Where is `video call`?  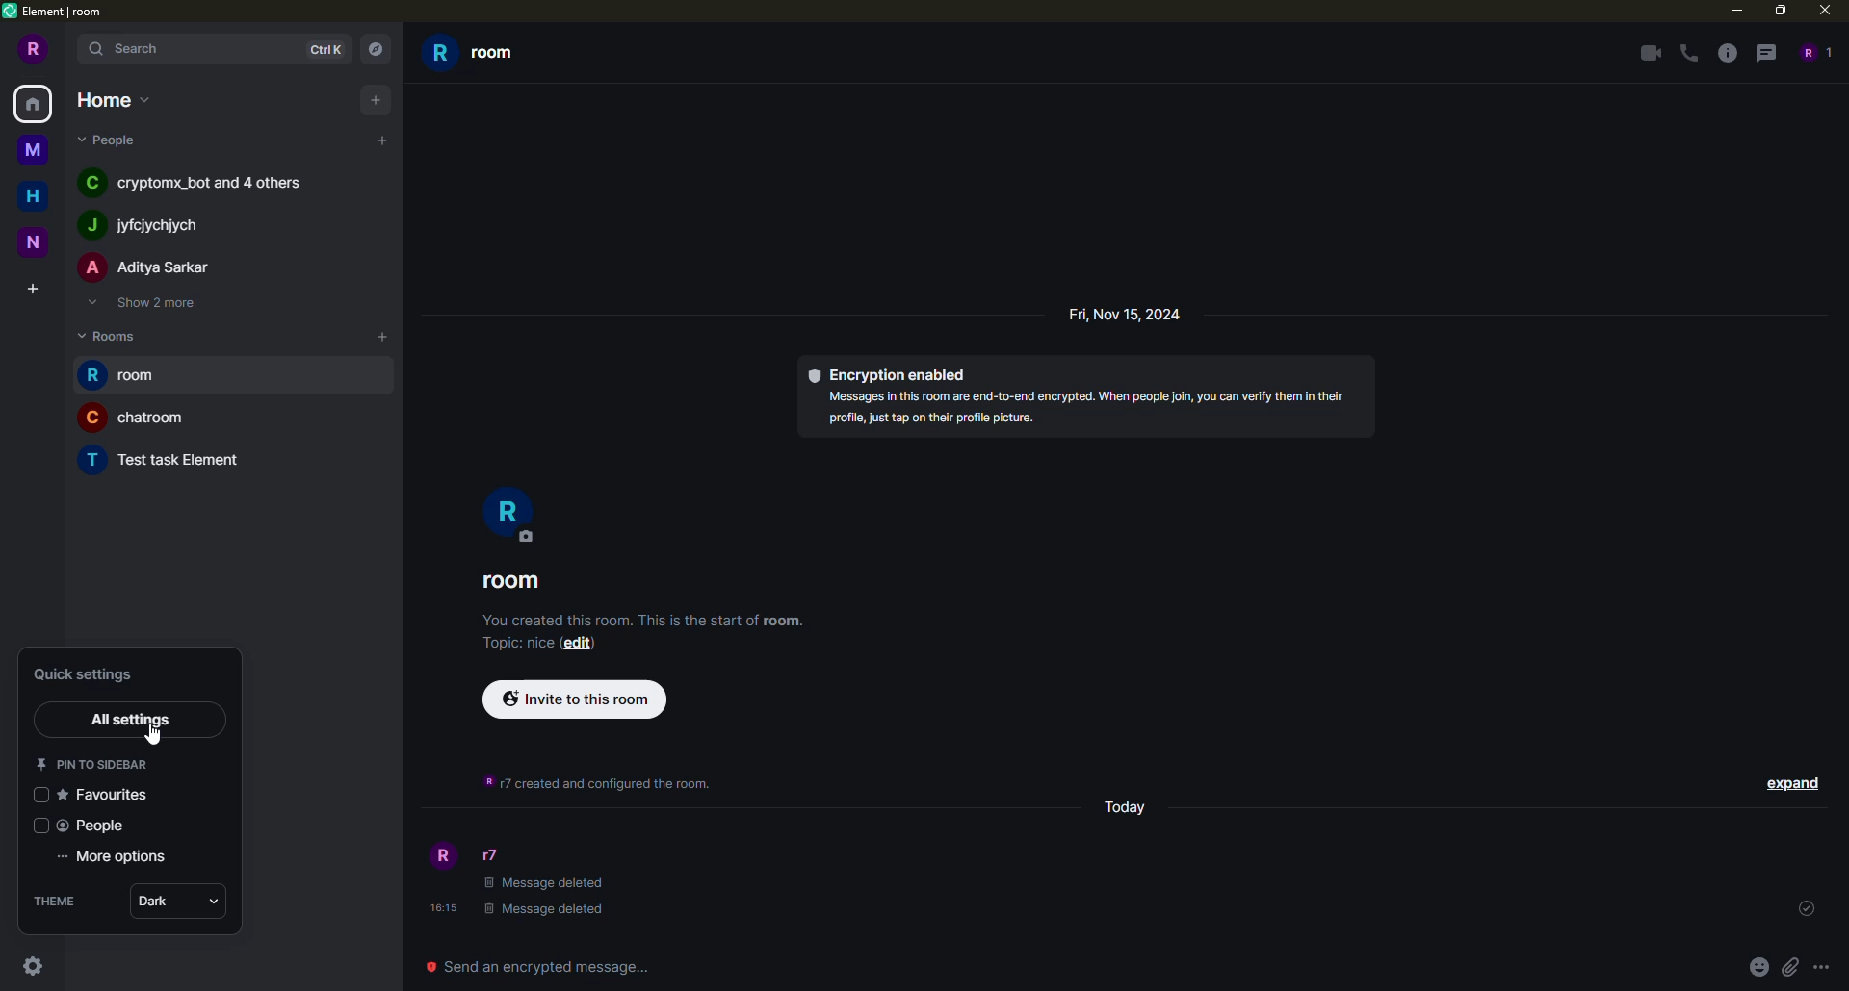
video call is located at coordinates (1647, 53).